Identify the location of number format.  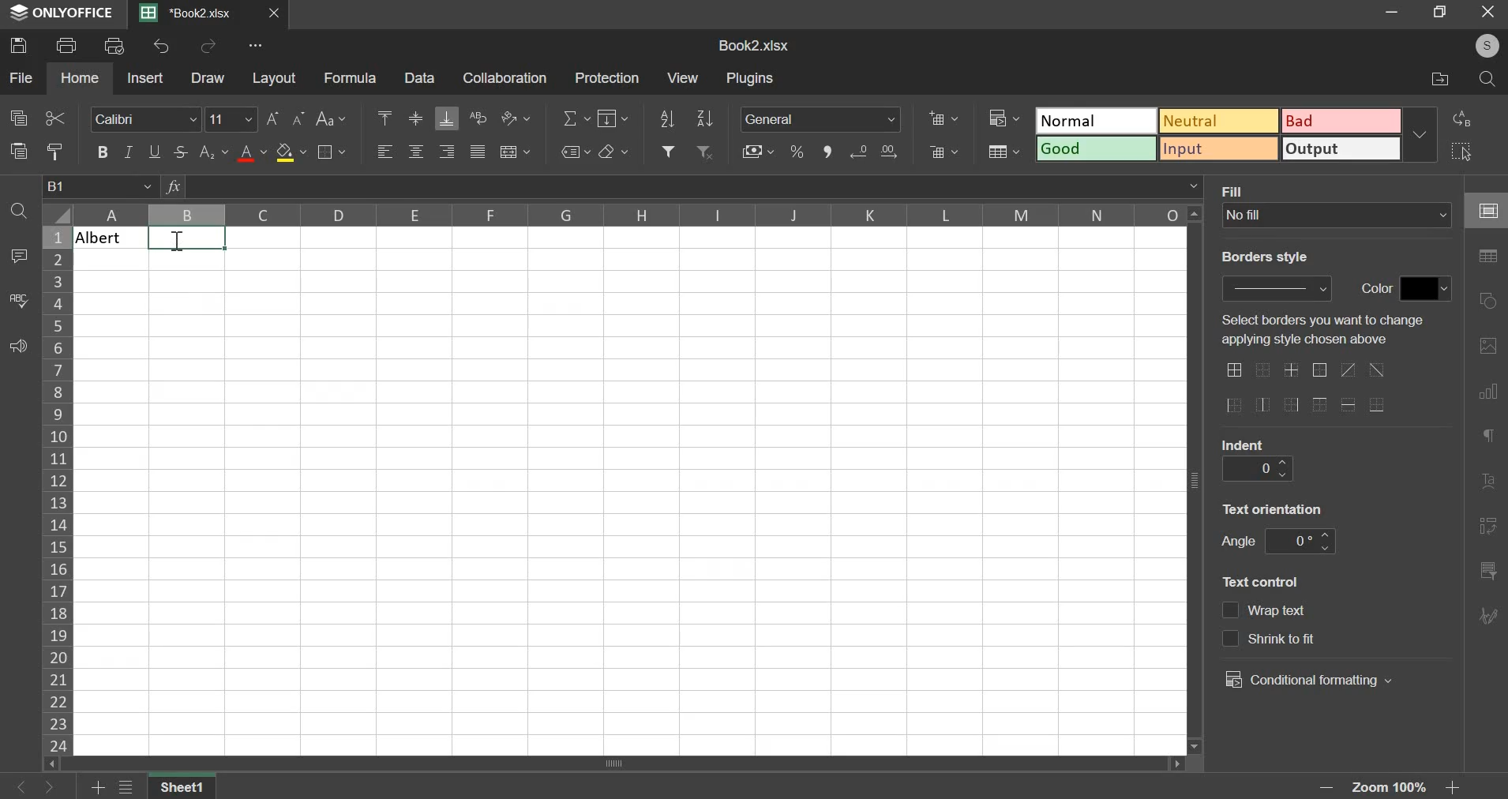
(821, 118).